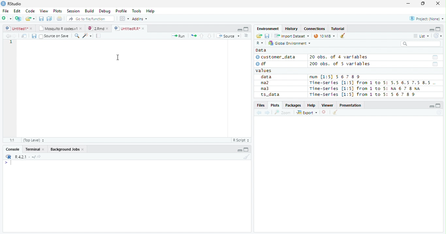 The image size is (446, 234). What do you see at coordinates (193, 36) in the screenshot?
I see `Re-run` at bounding box center [193, 36].